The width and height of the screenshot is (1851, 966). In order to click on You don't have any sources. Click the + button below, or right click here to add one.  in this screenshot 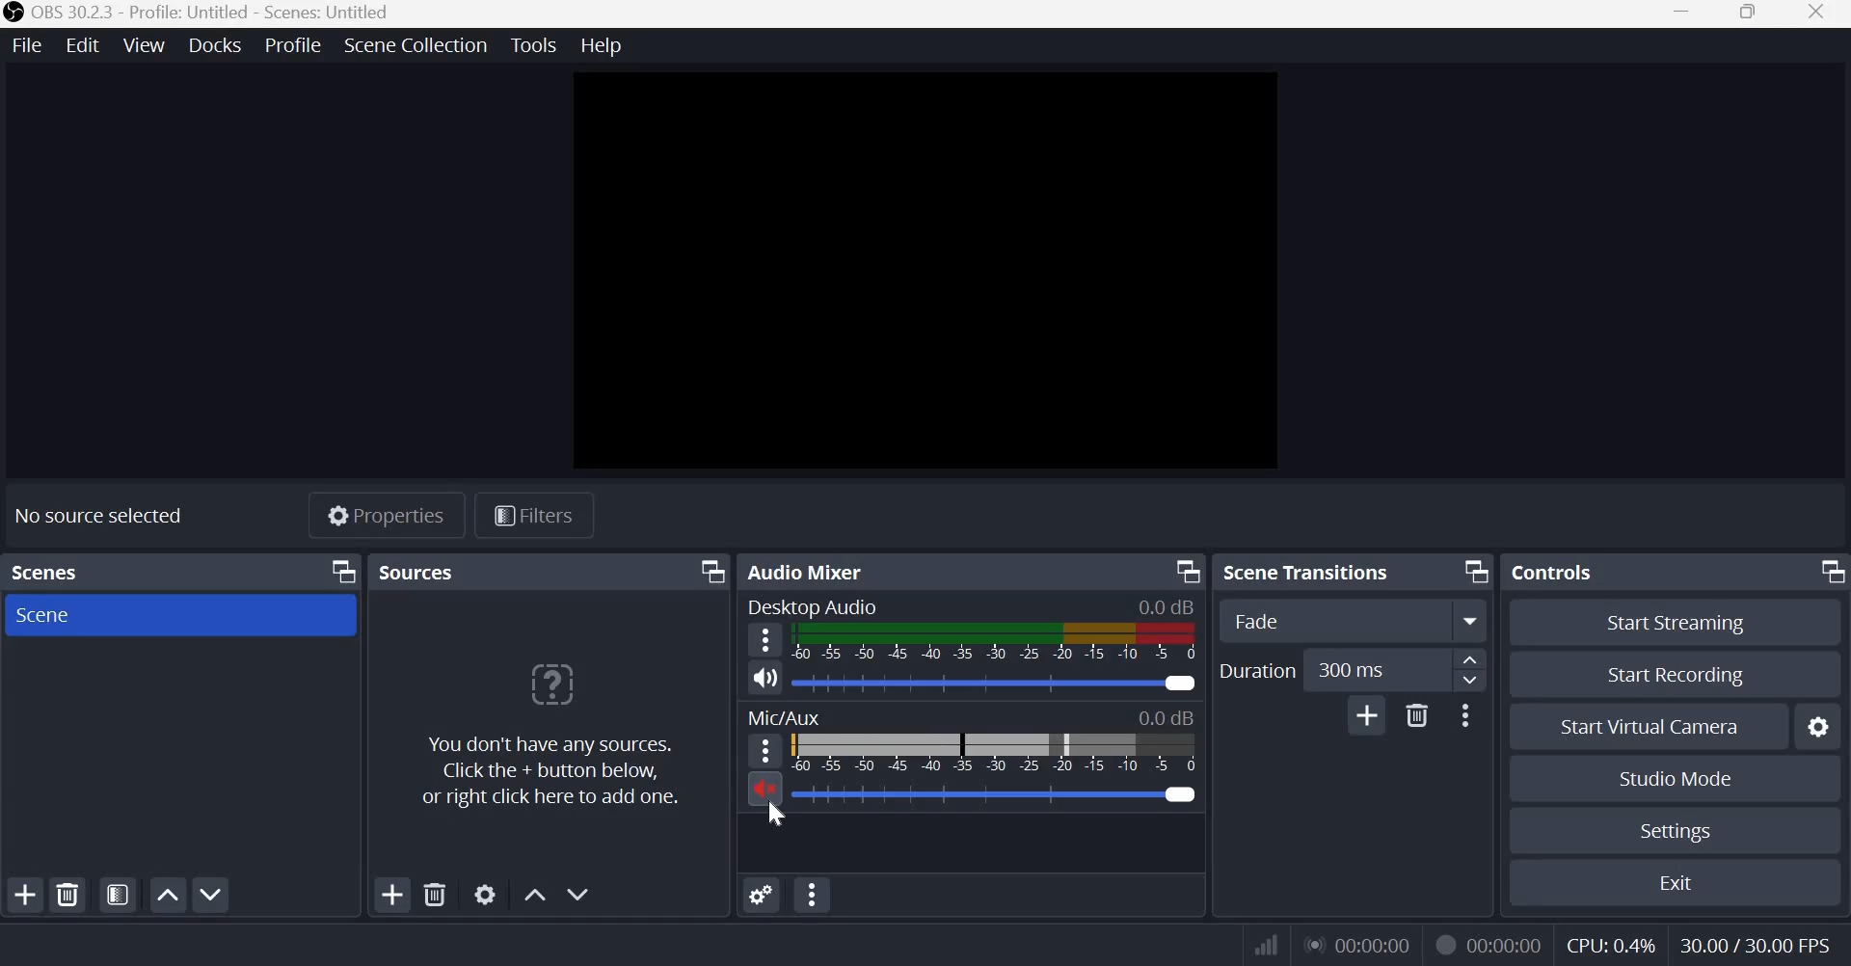, I will do `click(550, 736)`.